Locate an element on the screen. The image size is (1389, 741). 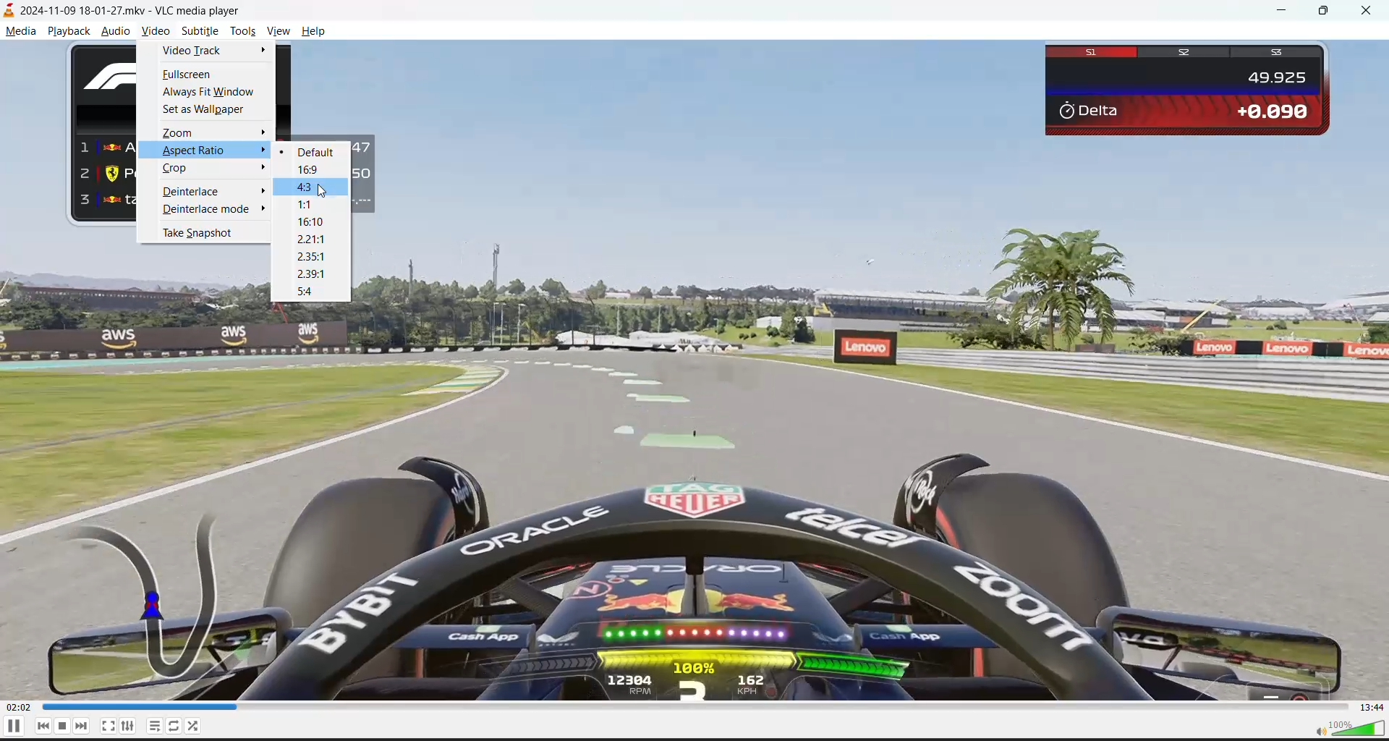
toggle loop is located at coordinates (174, 725).